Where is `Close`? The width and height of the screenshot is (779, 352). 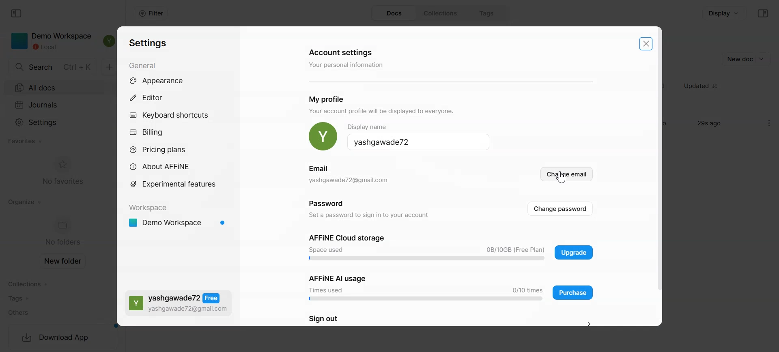
Close is located at coordinates (644, 44).